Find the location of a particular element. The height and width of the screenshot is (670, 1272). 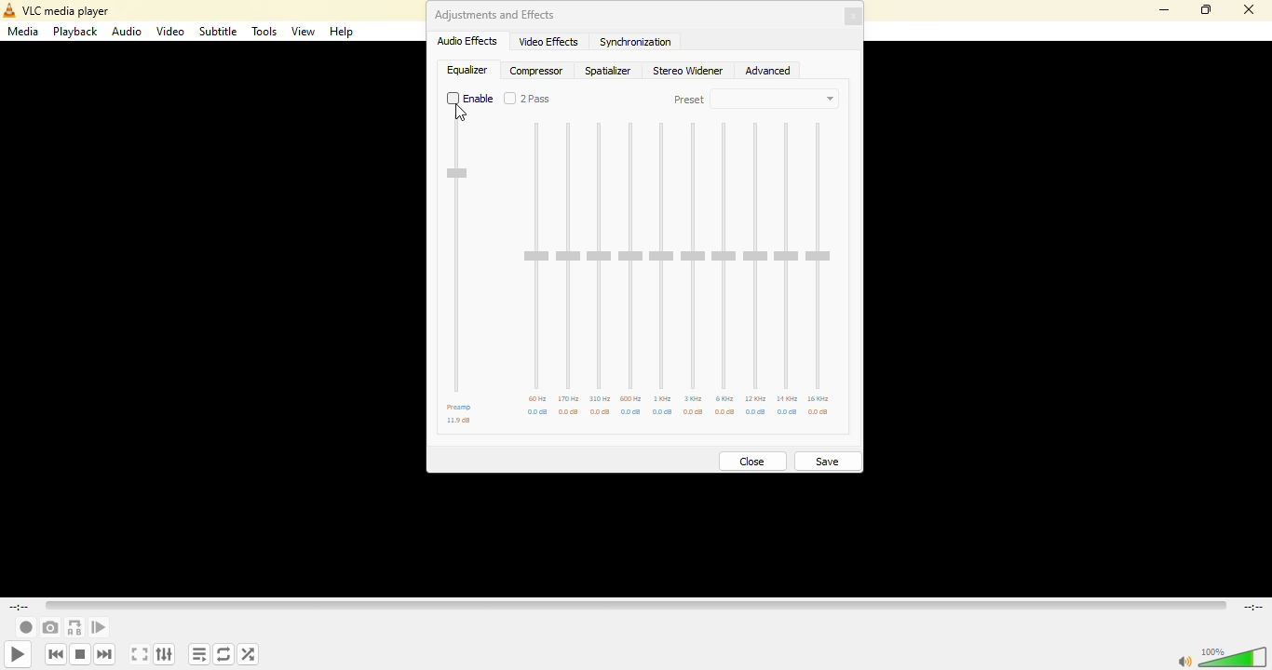

170 hz is located at coordinates (570, 398).